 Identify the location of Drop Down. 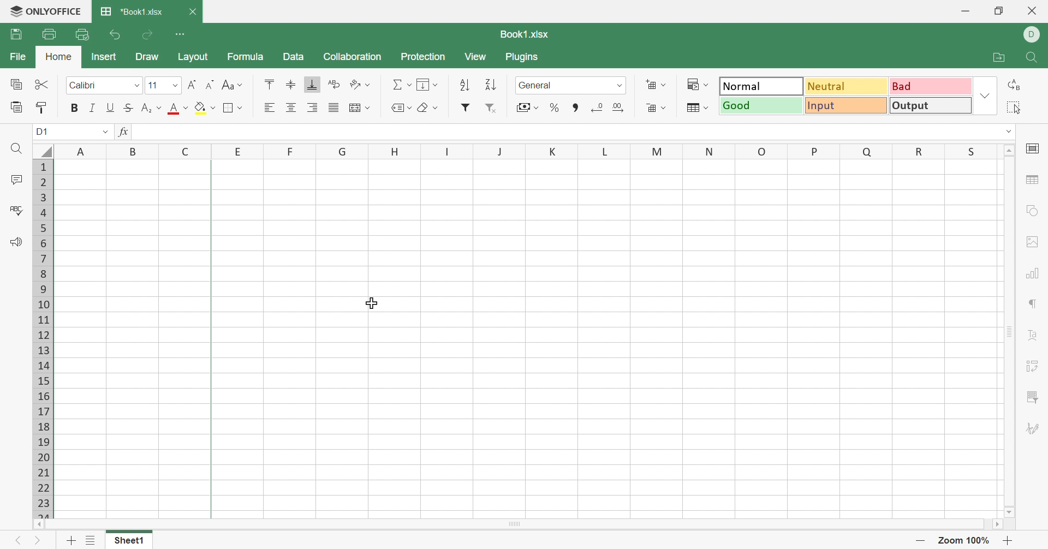
(368, 108).